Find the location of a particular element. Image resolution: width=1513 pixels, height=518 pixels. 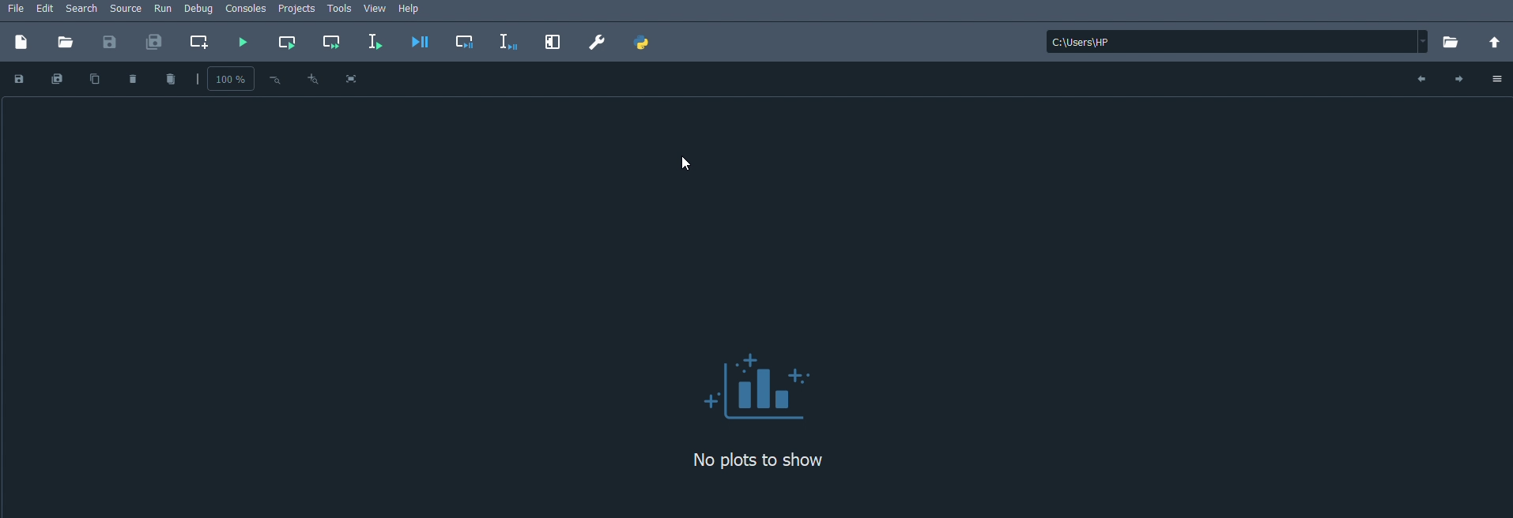

Help is located at coordinates (416, 10).